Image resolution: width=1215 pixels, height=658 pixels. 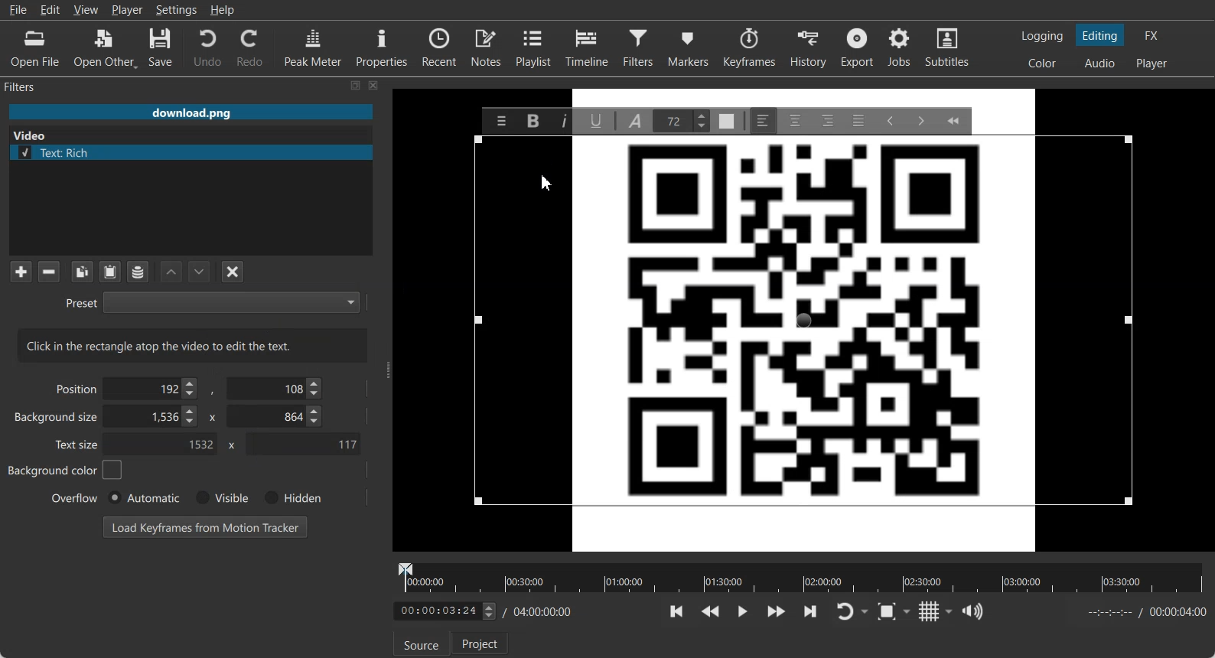 What do you see at coordinates (803, 321) in the screenshot?
I see `Text Frame` at bounding box center [803, 321].